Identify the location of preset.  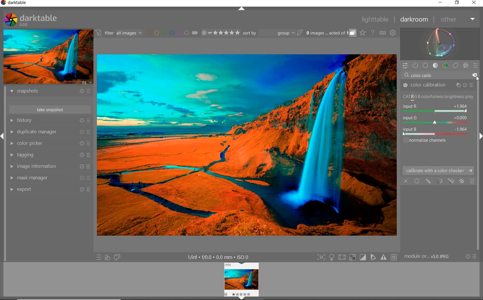
(476, 66).